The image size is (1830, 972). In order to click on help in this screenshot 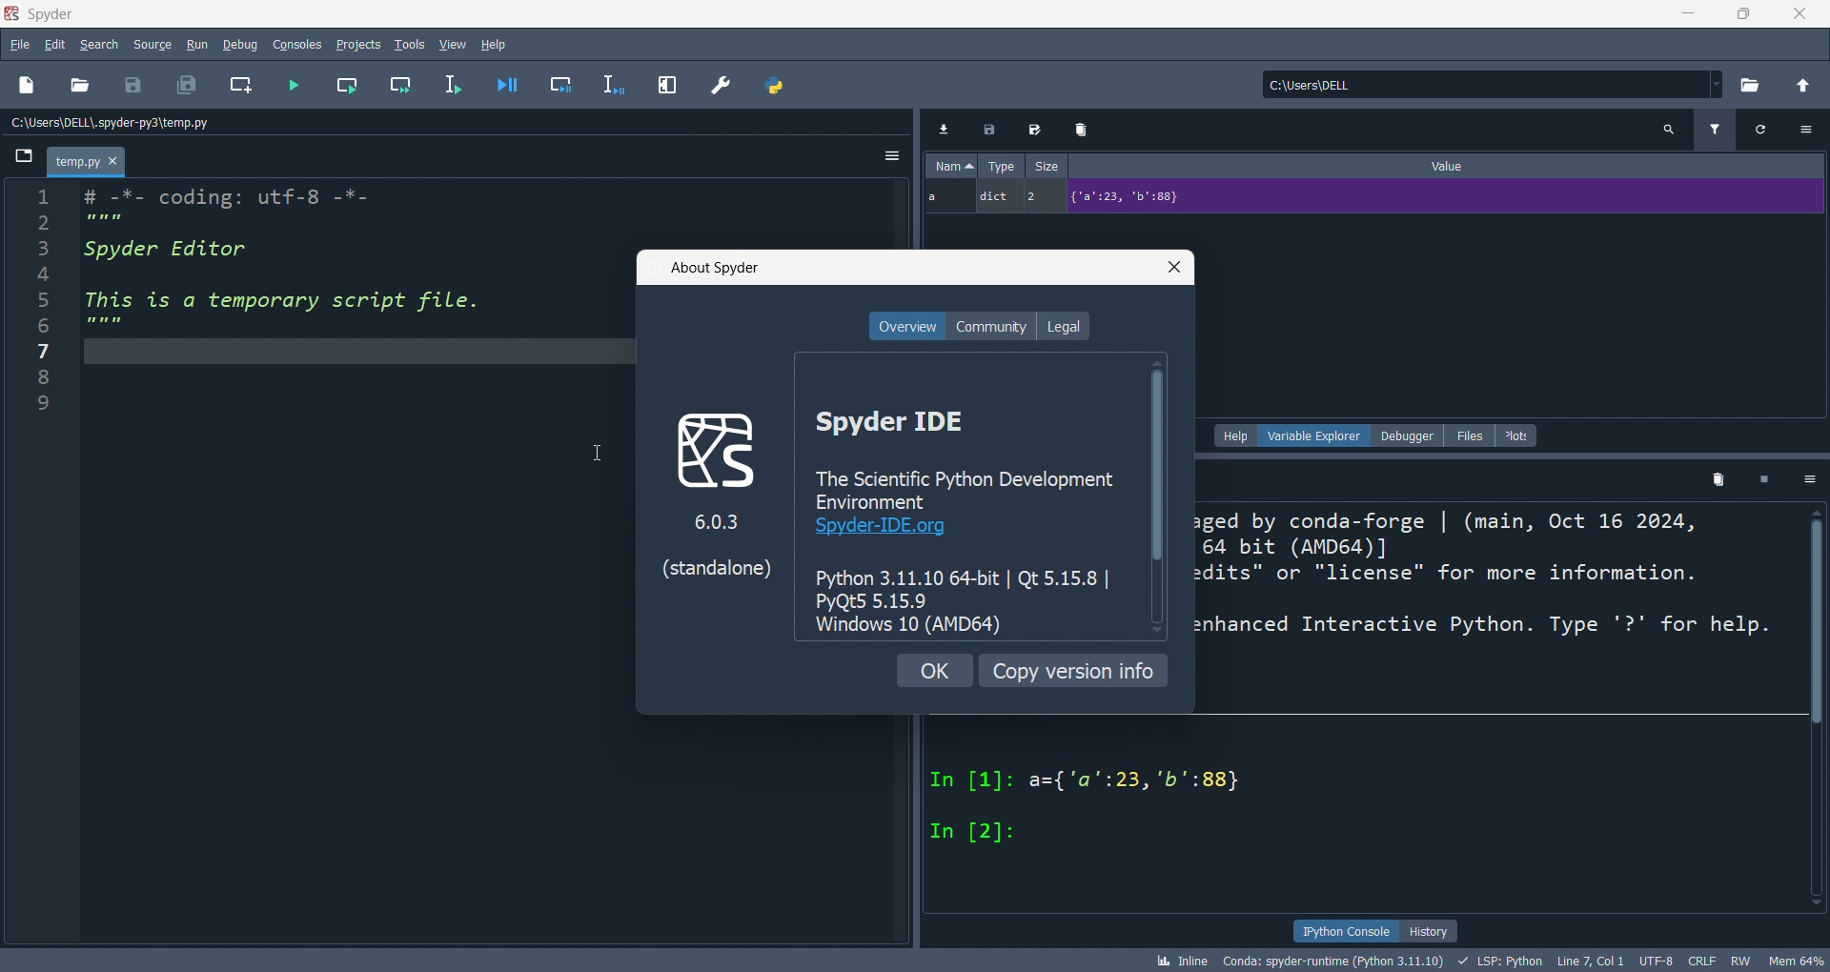, I will do `click(1235, 435)`.